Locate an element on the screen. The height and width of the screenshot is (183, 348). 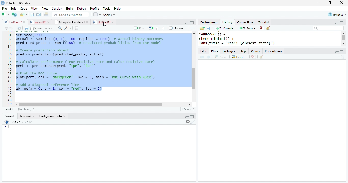
# calculate performance (True Positive Rate and False Positive Rate)
perf <- performance(pred, “tpr", “fpr") is located at coordinates (85, 64).